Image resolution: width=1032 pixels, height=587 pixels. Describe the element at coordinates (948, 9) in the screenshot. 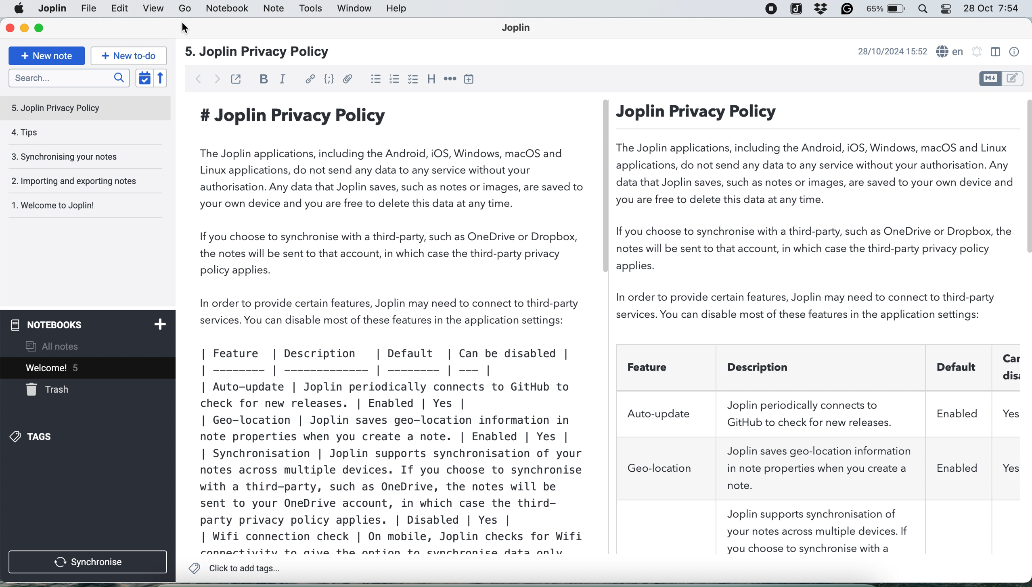

I see `control center` at that location.